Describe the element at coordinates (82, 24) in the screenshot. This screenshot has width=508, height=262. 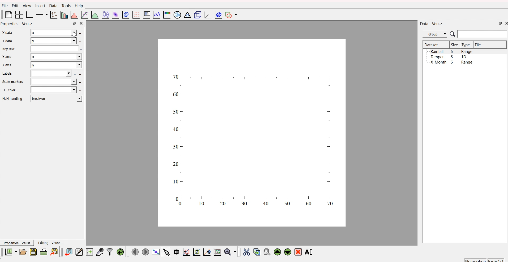
I see `close` at that location.